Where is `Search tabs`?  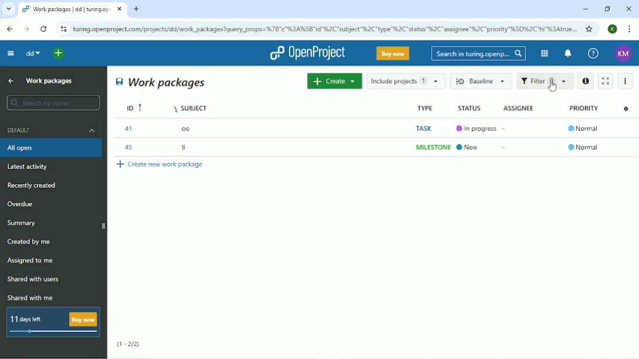 Search tabs is located at coordinates (9, 9).